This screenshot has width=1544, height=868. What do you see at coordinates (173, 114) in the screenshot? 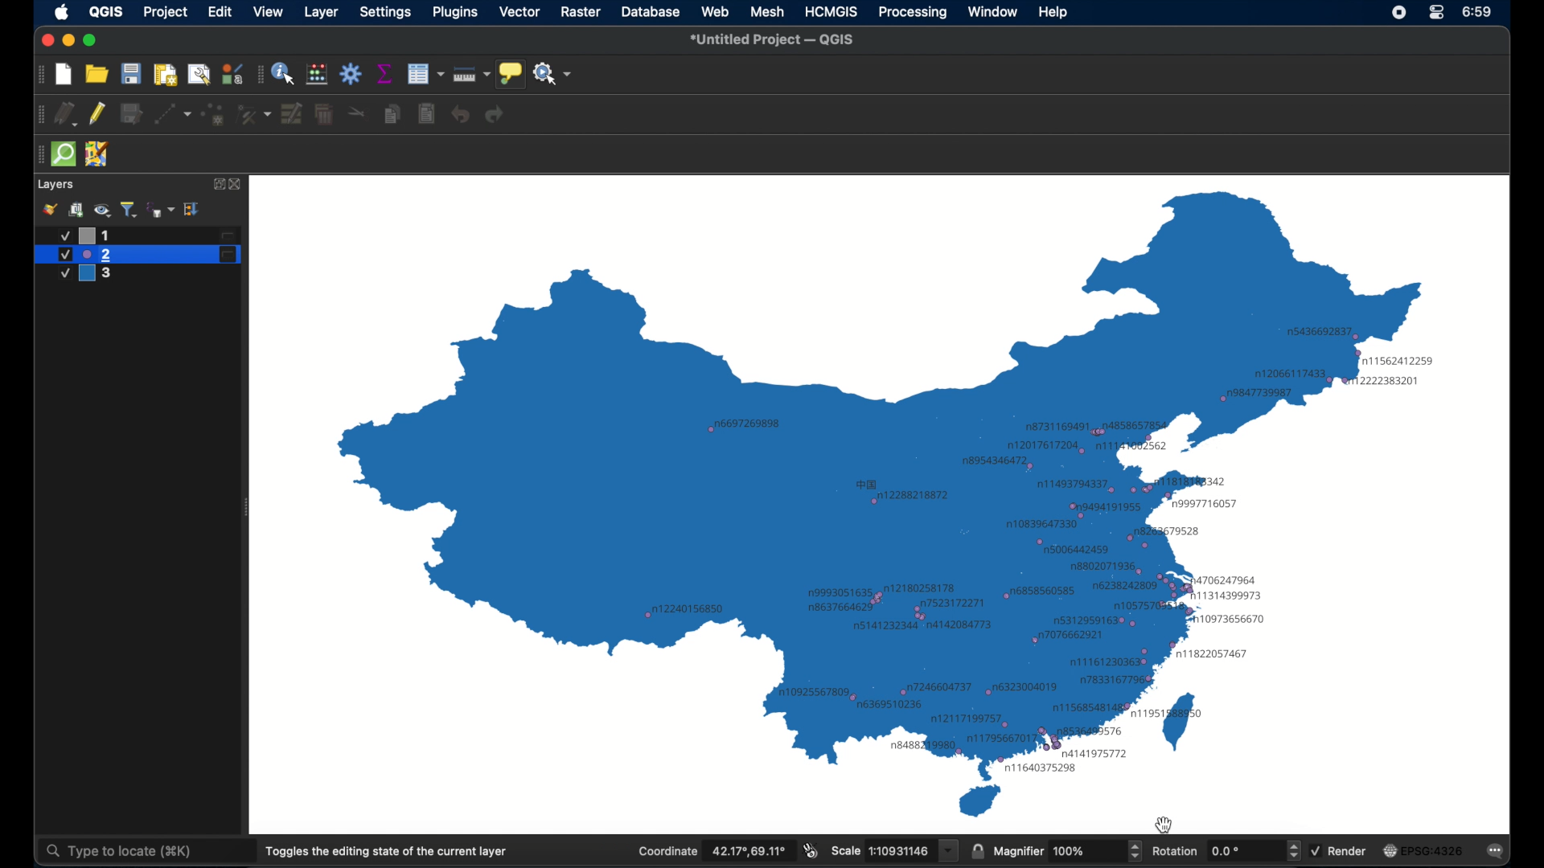
I see `digitize  with segment` at bounding box center [173, 114].